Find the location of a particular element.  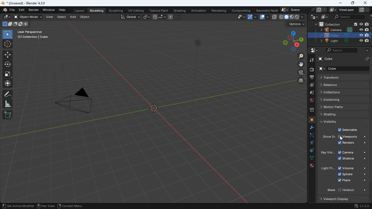

cube is located at coordinates (338, 35).